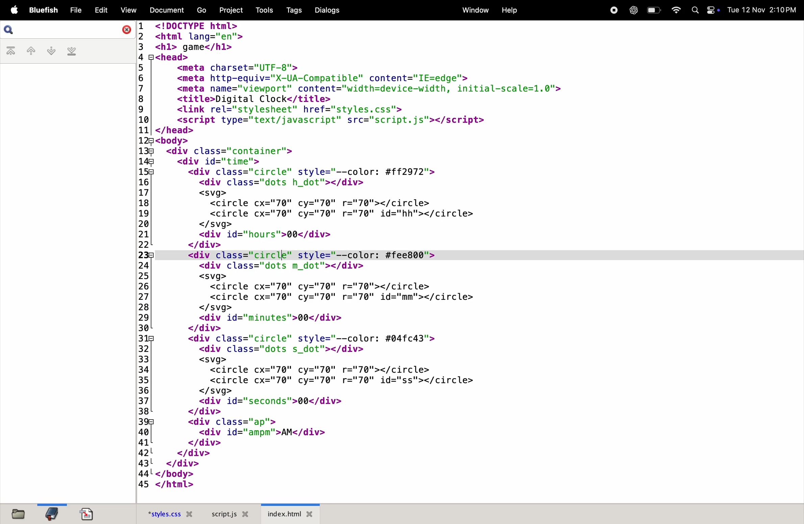  What do you see at coordinates (653, 10) in the screenshot?
I see `battery` at bounding box center [653, 10].